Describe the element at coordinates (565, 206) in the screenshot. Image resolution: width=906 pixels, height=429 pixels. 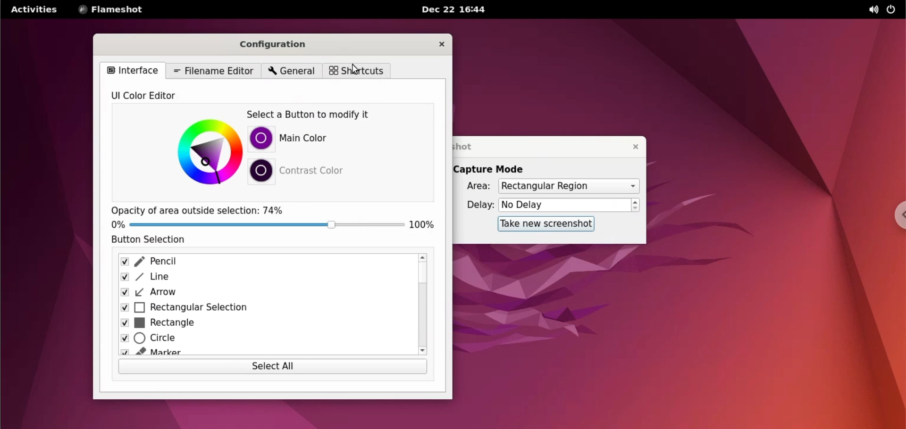
I see `delay time input box` at that location.